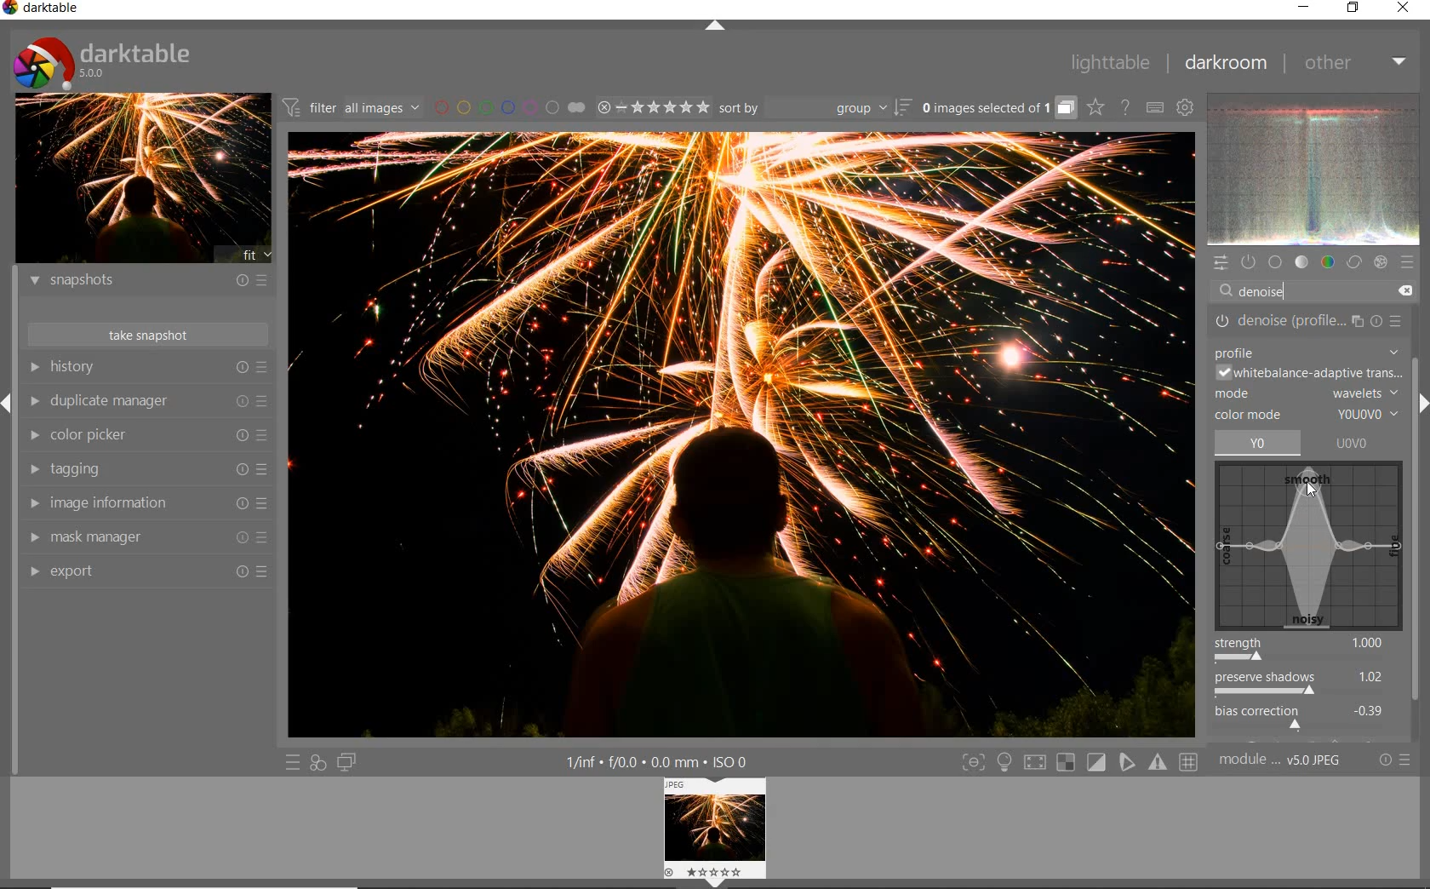 This screenshot has width=1430, height=889. I want to click on selected image, so click(741, 434).